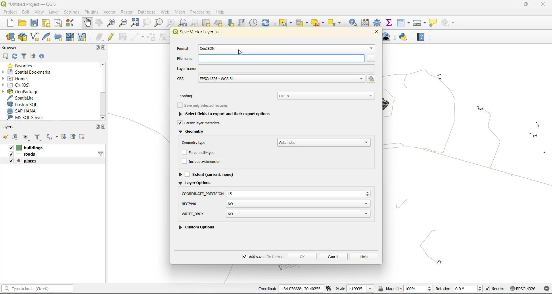 Image resolution: width=552 pixels, height=294 pixels. I want to click on zoom selection, so click(146, 23).